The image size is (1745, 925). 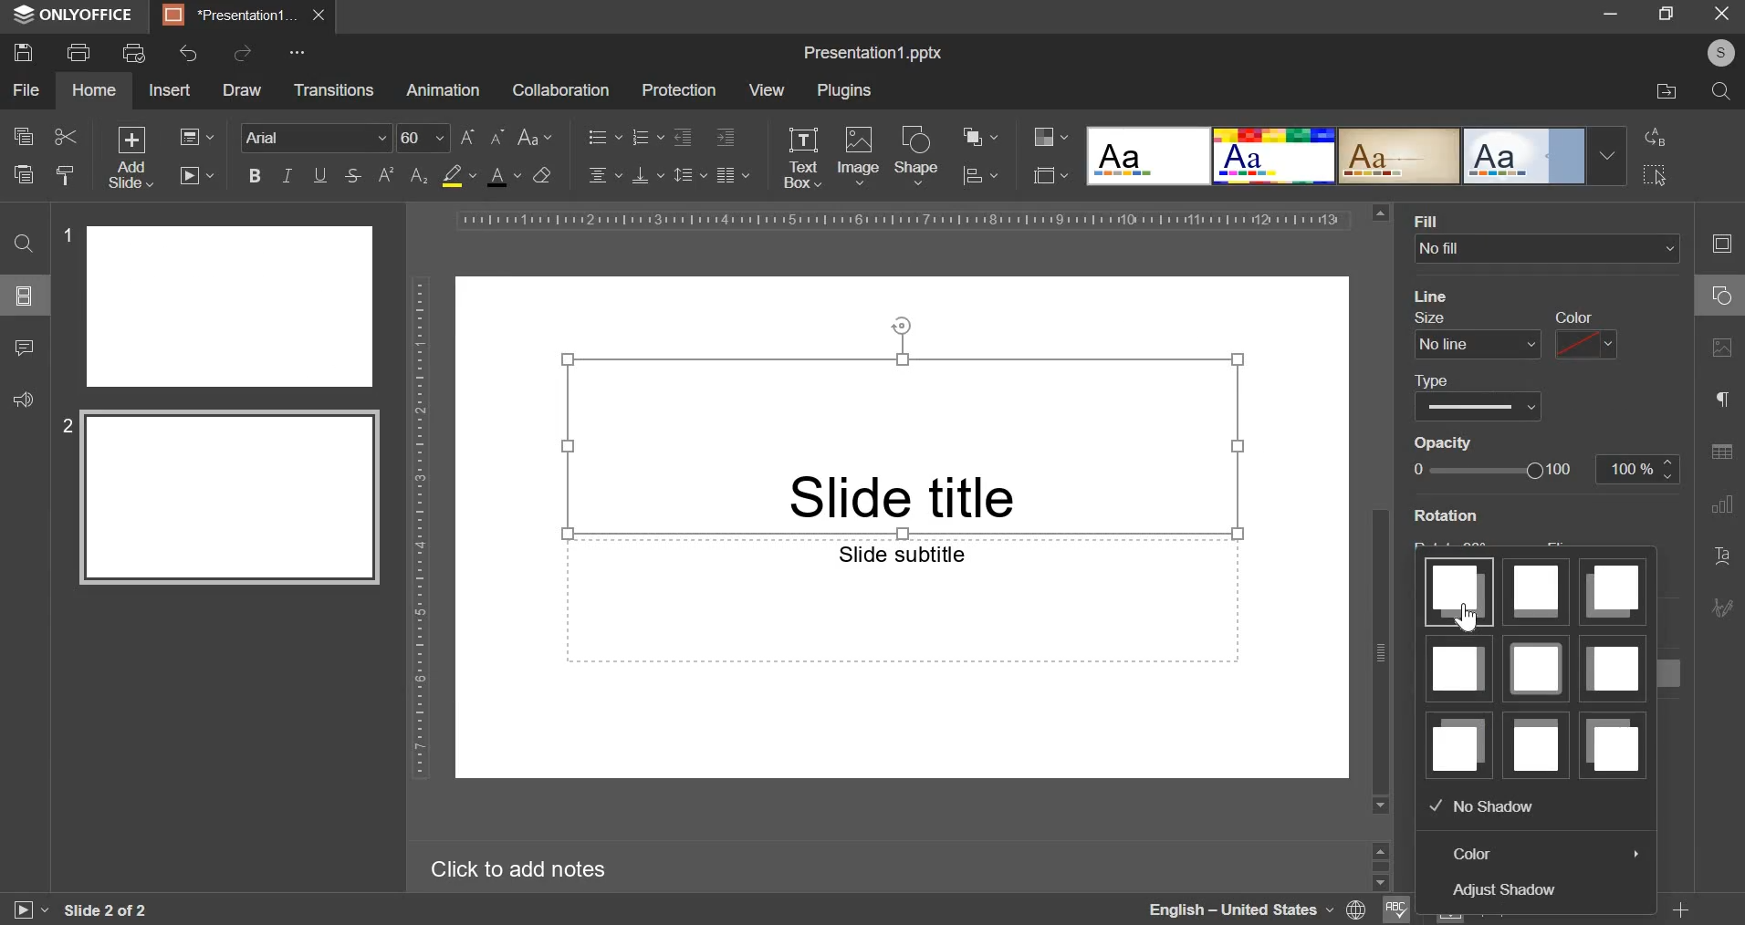 What do you see at coordinates (1728, 602) in the screenshot?
I see `draw tools` at bounding box center [1728, 602].